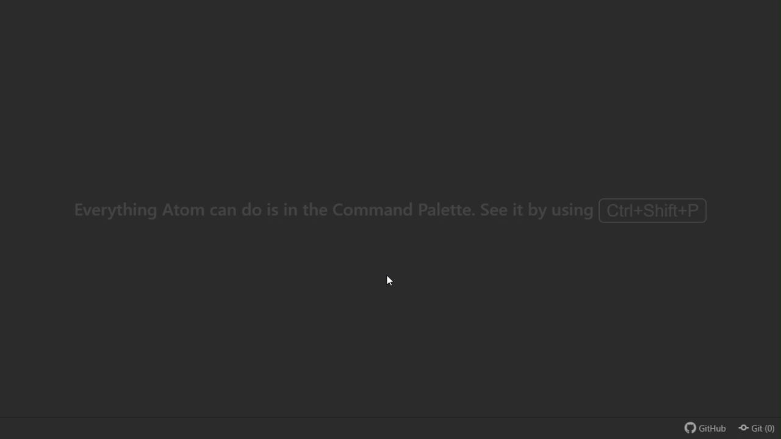 This screenshot has width=781, height=439. What do you see at coordinates (391, 216) in the screenshot?
I see `Everything Atom can do is in the Command Palette. See it by using Ctrl+Shift+P` at bounding box center [391, 216].